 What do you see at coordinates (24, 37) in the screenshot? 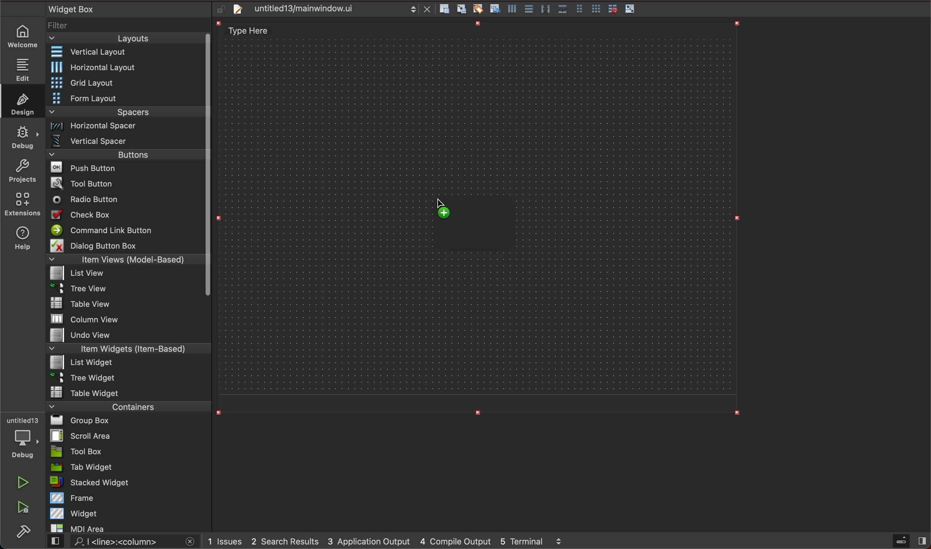
I see `home` at bounding box center [24, 37].